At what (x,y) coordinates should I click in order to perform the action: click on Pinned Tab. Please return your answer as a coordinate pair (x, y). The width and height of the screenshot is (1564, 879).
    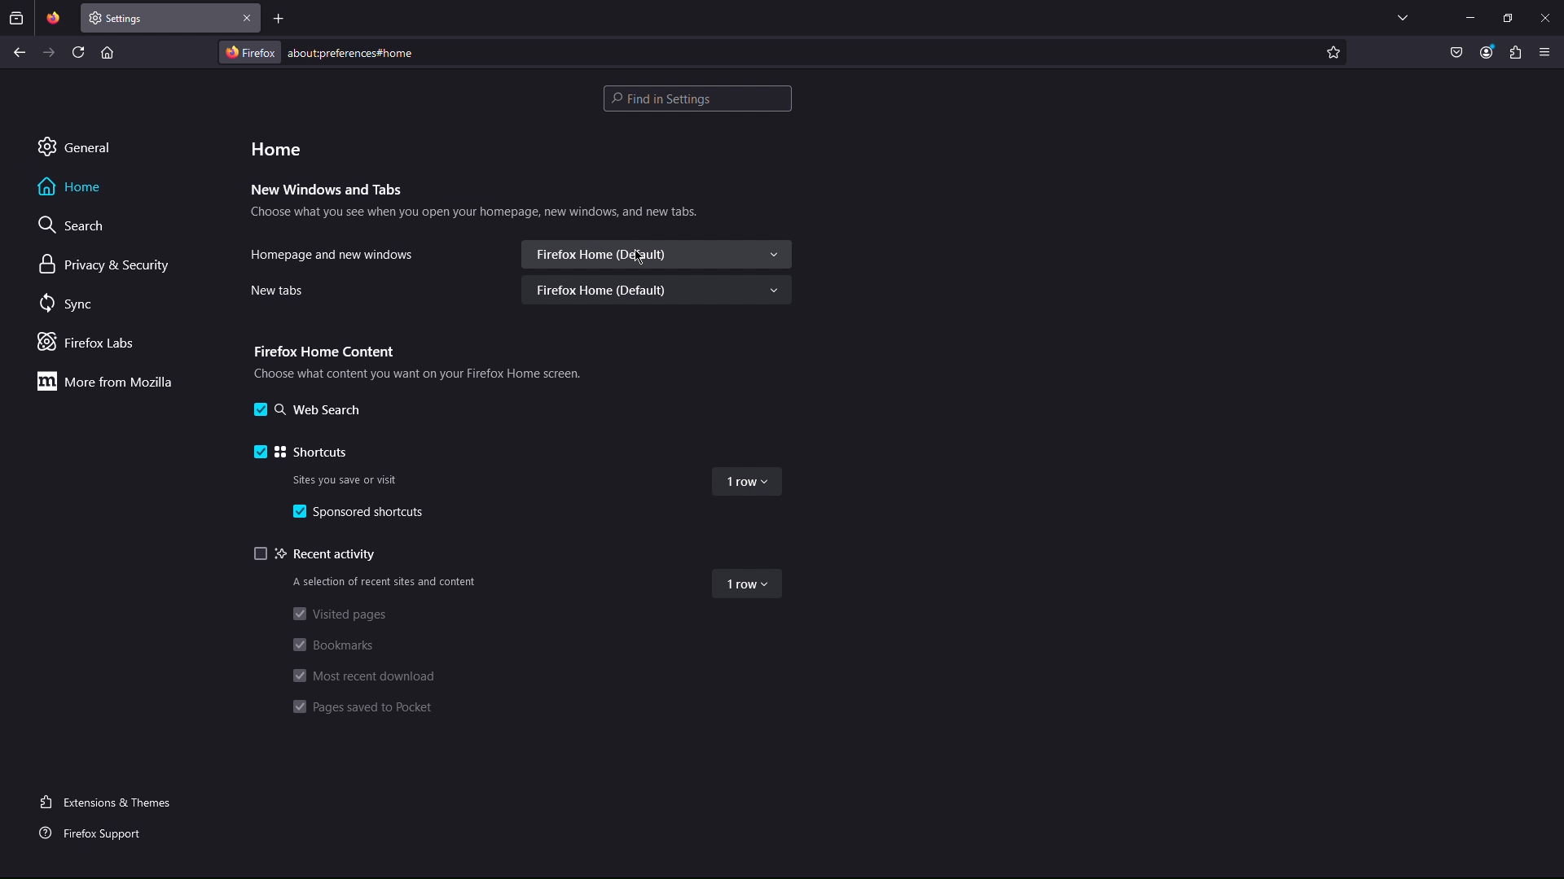
    Looking at the image, I should click on (53, 18).